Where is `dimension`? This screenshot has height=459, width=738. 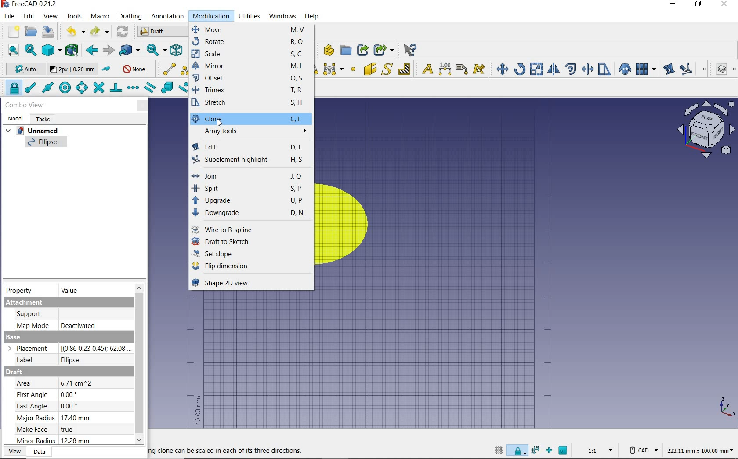 dimension is located at coordinates (700, 452).